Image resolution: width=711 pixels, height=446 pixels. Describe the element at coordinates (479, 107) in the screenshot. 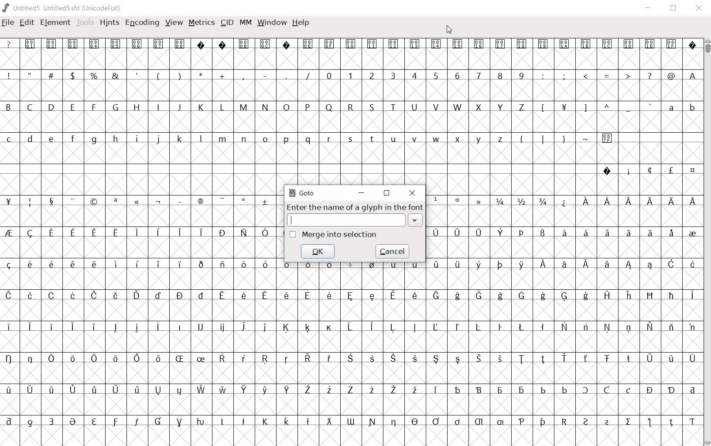

I see `X` at that location.